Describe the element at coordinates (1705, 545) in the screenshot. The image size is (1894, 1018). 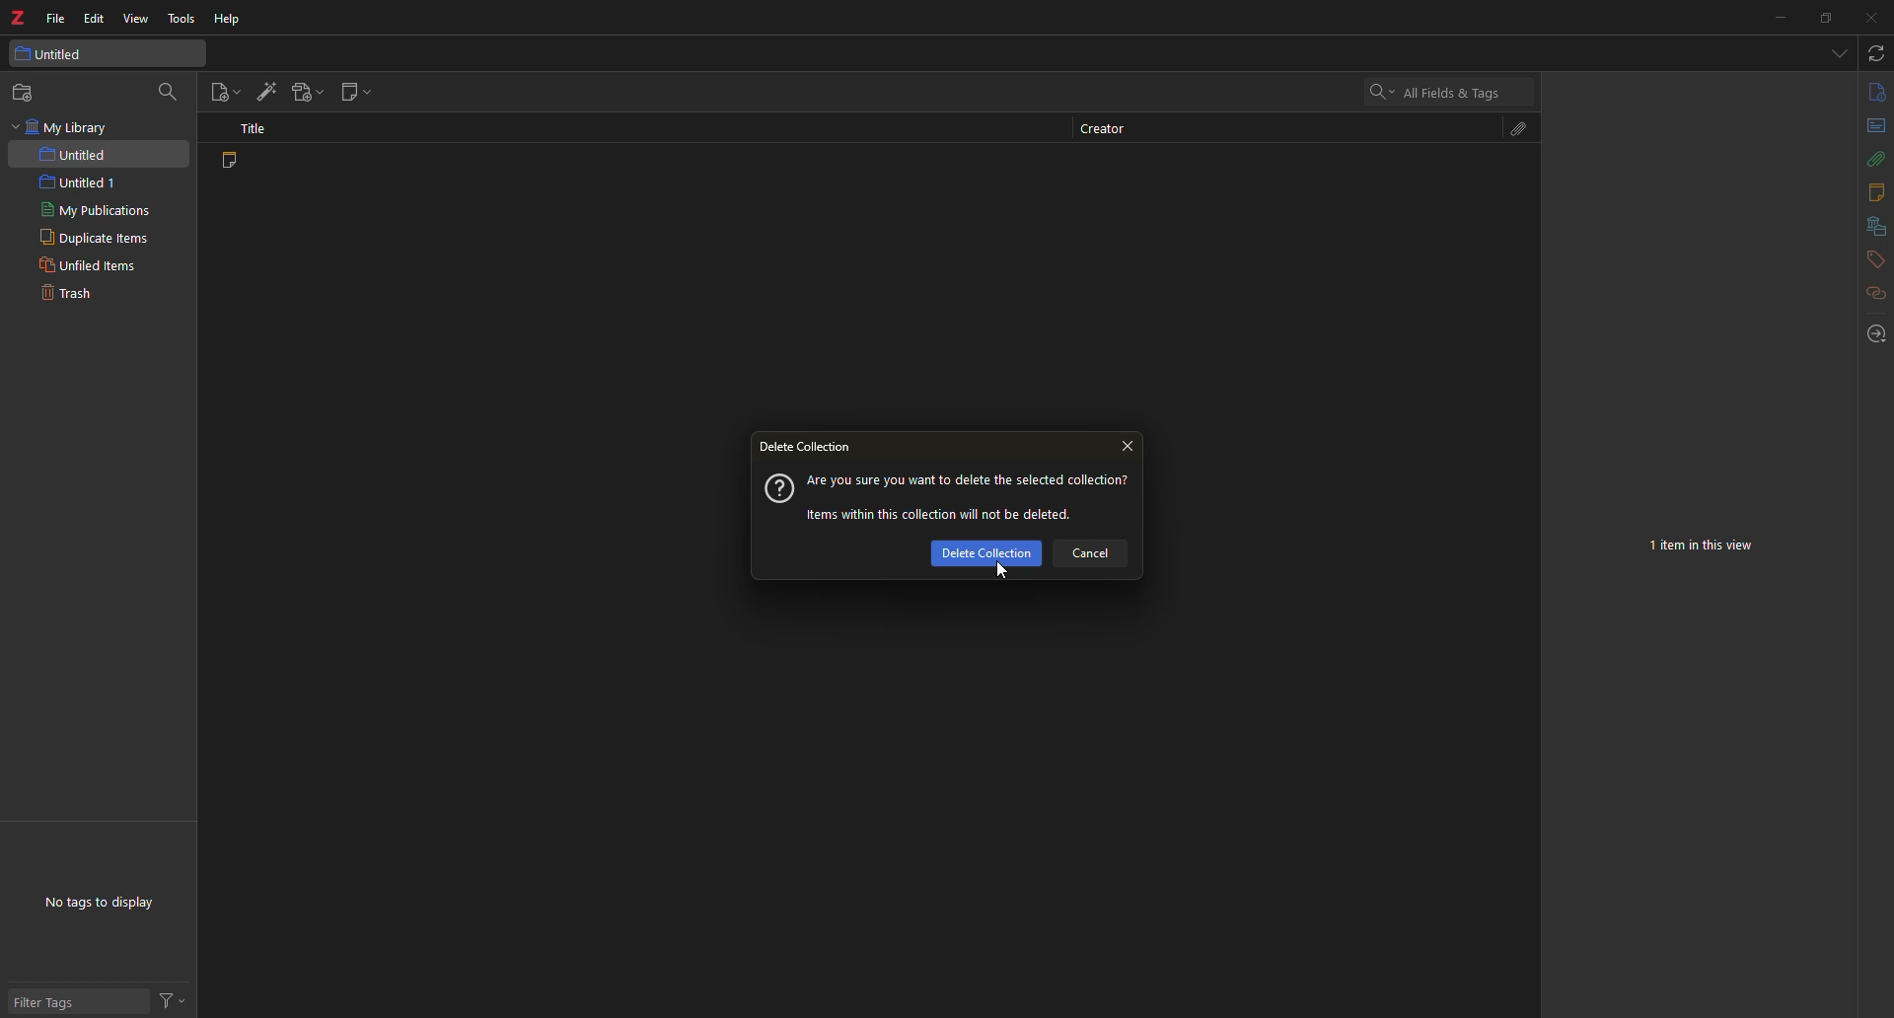
I see `no item` at that location.